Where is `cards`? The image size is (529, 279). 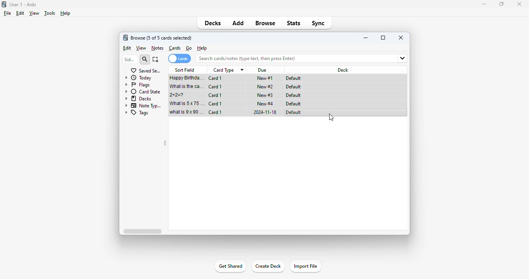
cards is located at coordinates (179, 59).